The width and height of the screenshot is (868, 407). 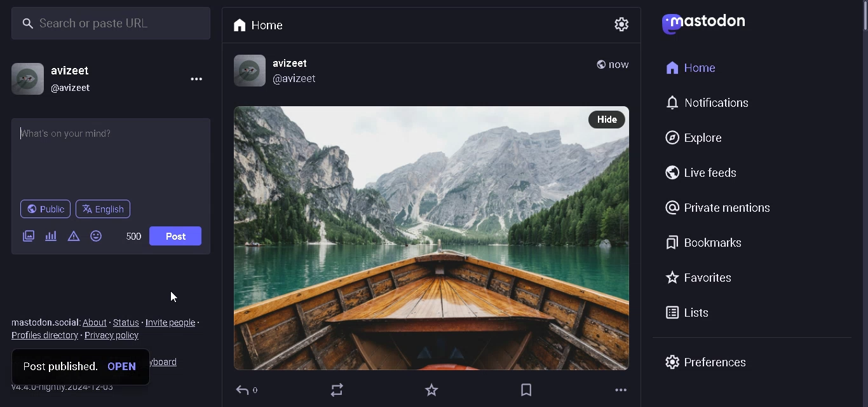 What do you see at coordinates (340, 392) in the screenshot?
I see `boost` at bounding box center [340, 392].